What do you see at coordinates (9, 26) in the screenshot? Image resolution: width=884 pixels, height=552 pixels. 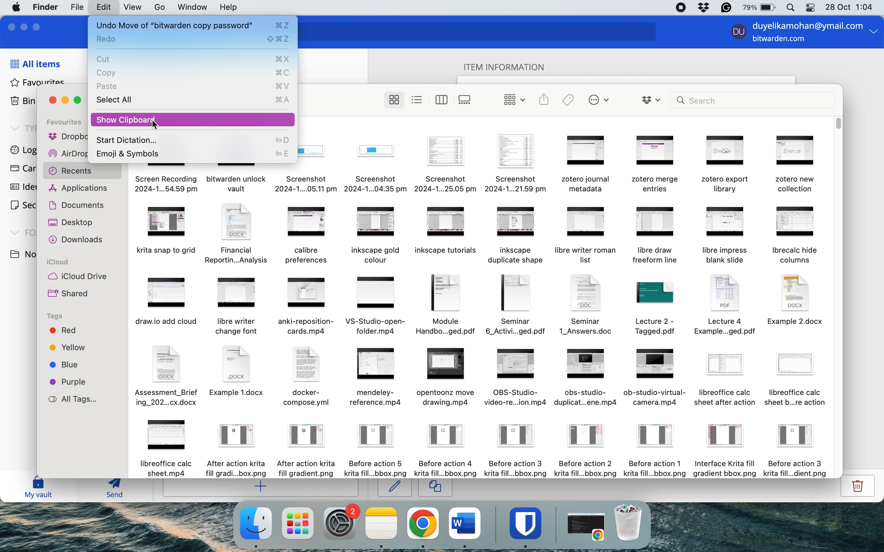 I see `close` at bounding box center [9, 26].